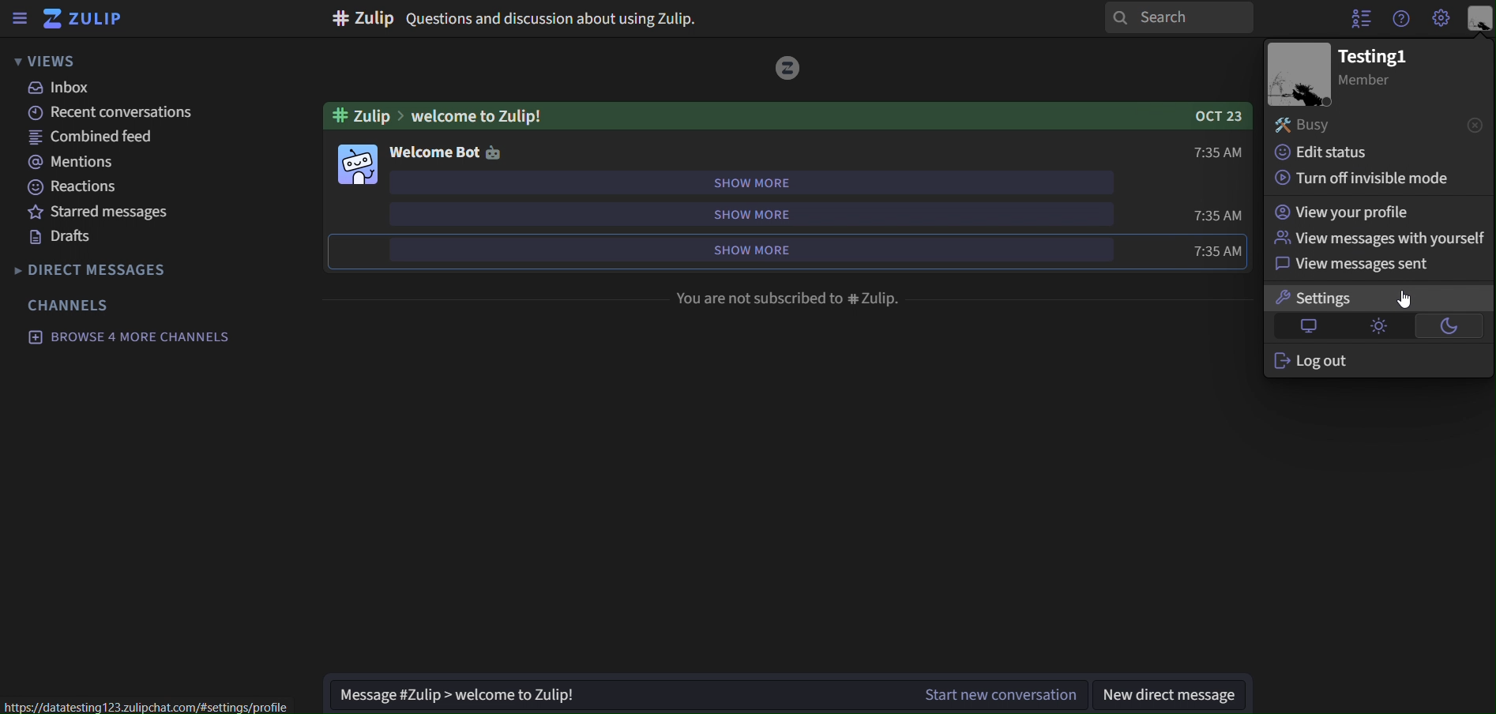 This screenshot has width=1496, height=714. I want to click on log out, so click(1338, 362).